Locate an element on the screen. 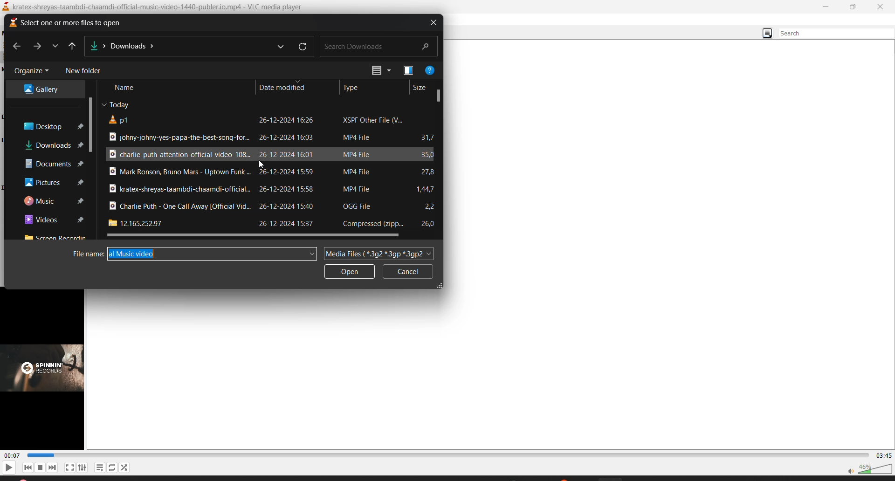  name is located at coordinates (129, 87).